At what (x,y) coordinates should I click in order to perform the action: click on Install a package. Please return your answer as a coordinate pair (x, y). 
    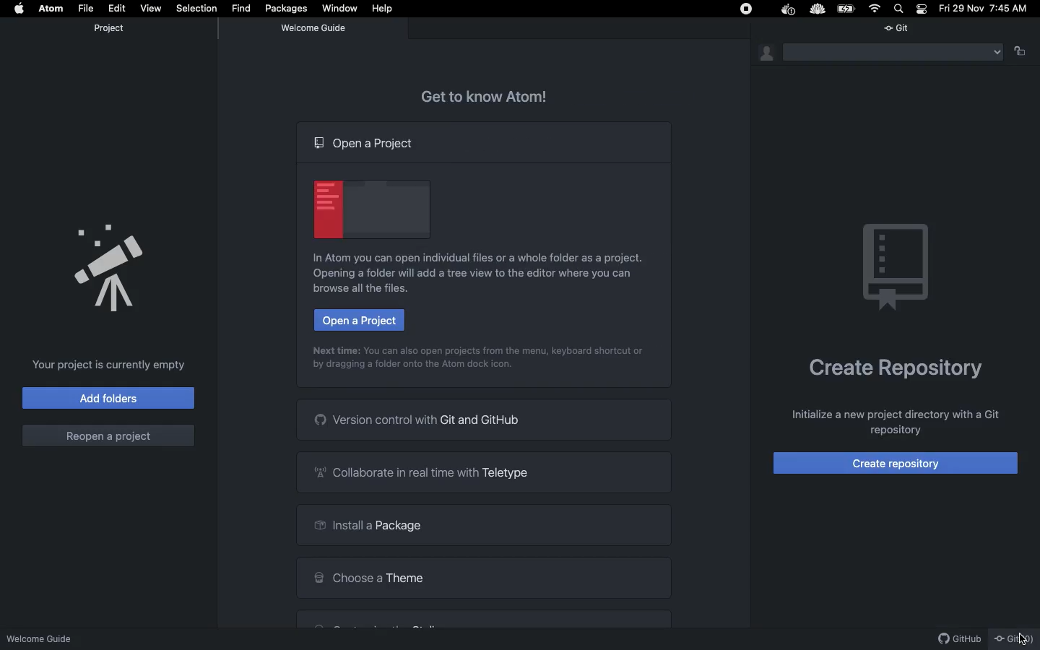
    Looking at the image, I should click on (482, 524).